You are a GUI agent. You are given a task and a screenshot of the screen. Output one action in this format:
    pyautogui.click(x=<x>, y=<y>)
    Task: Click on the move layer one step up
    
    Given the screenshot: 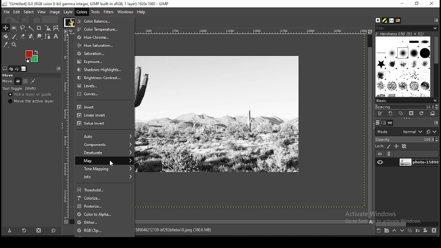 What is the action you would take?
    pyautogui.click(x=394, y=230)
    